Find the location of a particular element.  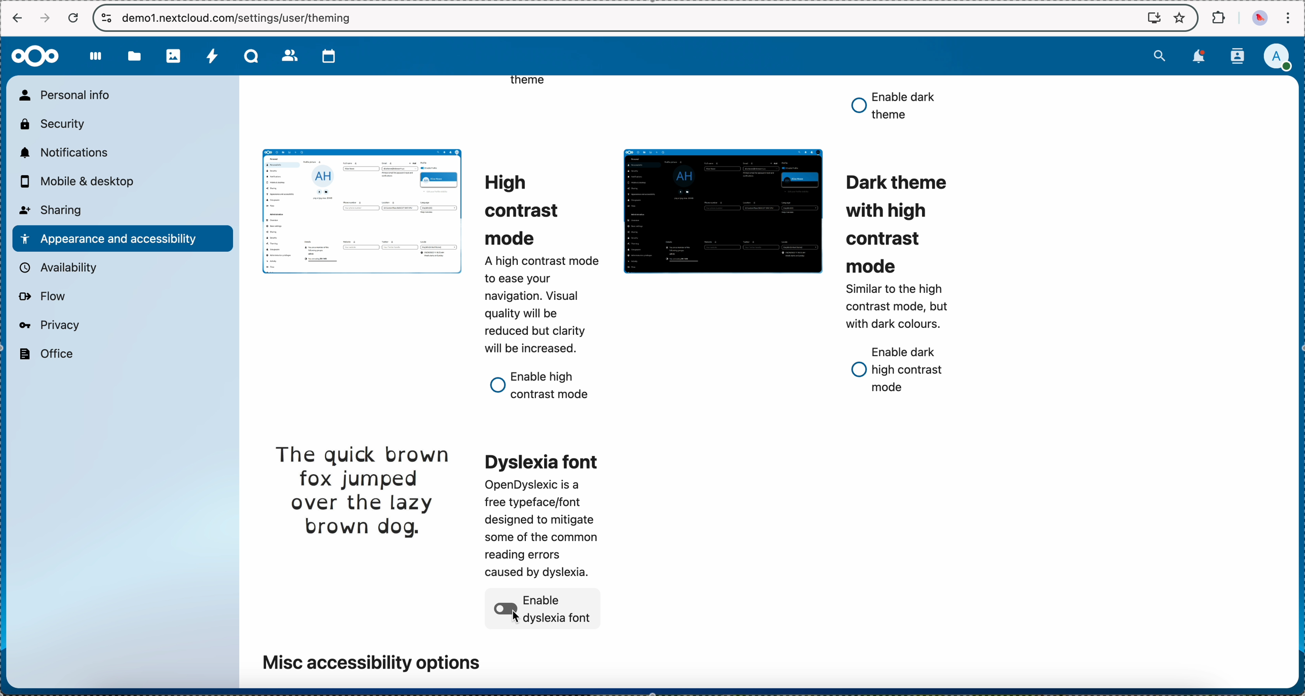

mobile and desktop is located at coordinates (82, 180).